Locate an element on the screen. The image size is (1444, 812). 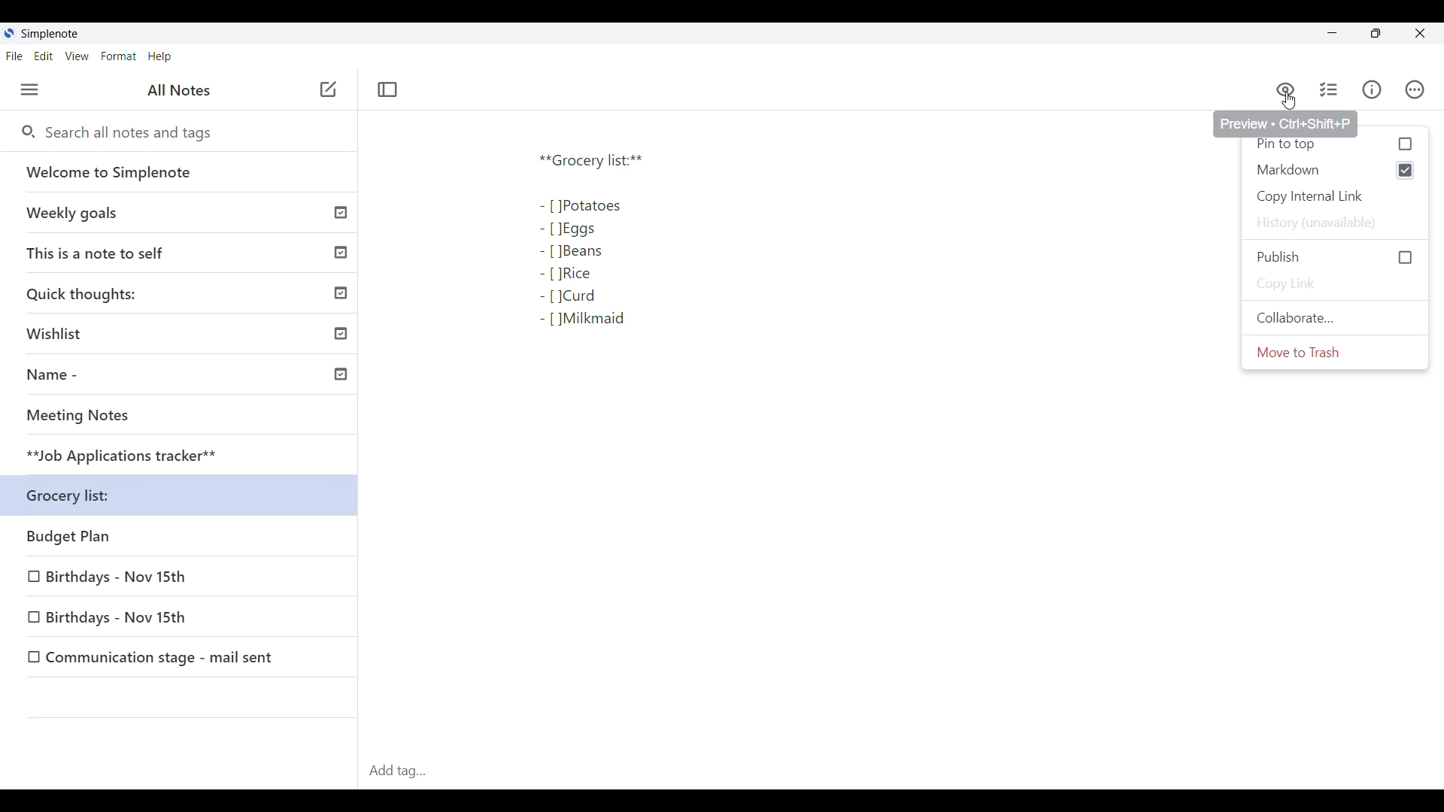
This is a note to self is located at coordinates (184, 253).